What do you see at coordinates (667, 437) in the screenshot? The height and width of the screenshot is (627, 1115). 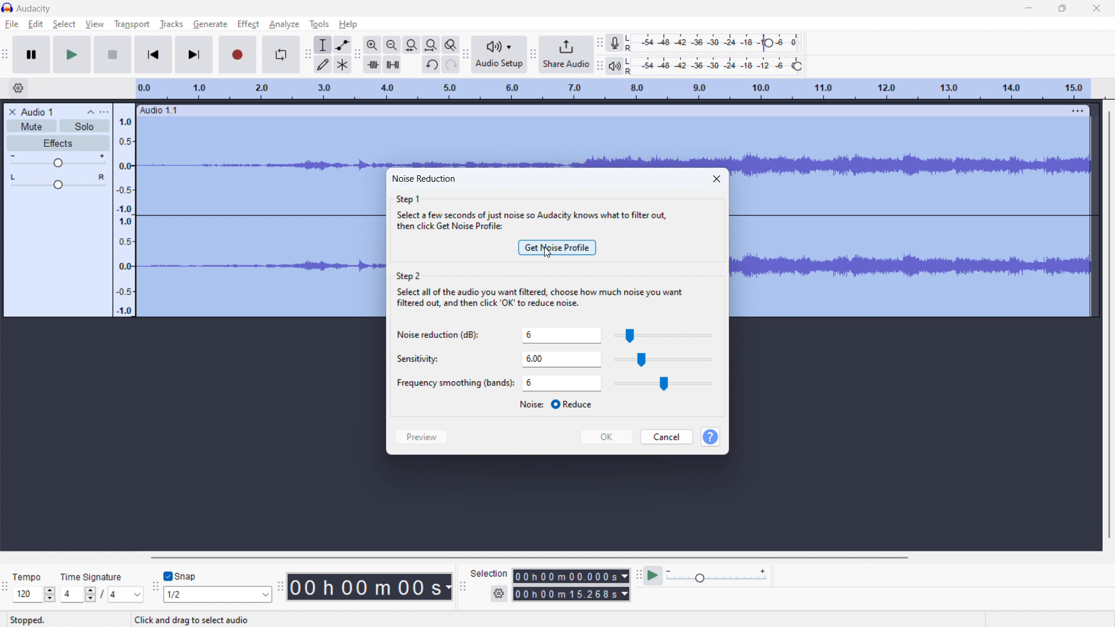 I see `cancel` at bounding box center [667, 437].